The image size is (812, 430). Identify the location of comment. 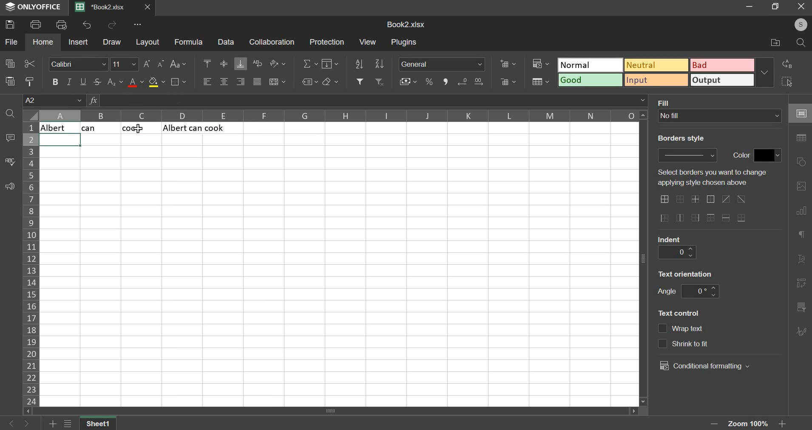
(10, 138).